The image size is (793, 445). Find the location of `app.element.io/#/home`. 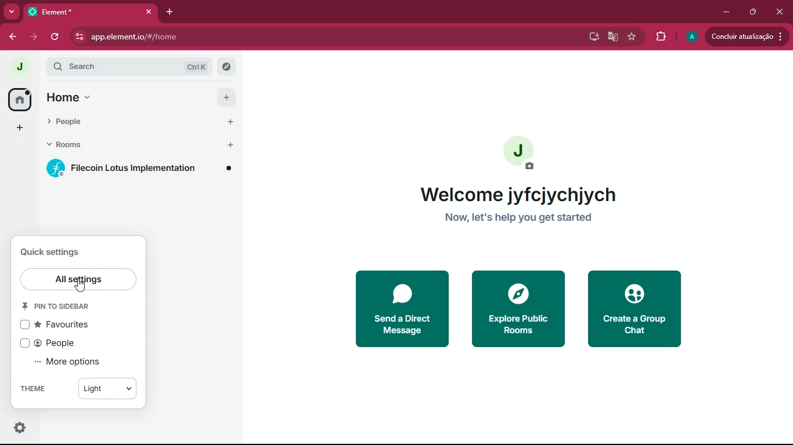

app.element.io/#/home is located at coordinates (204, 37).